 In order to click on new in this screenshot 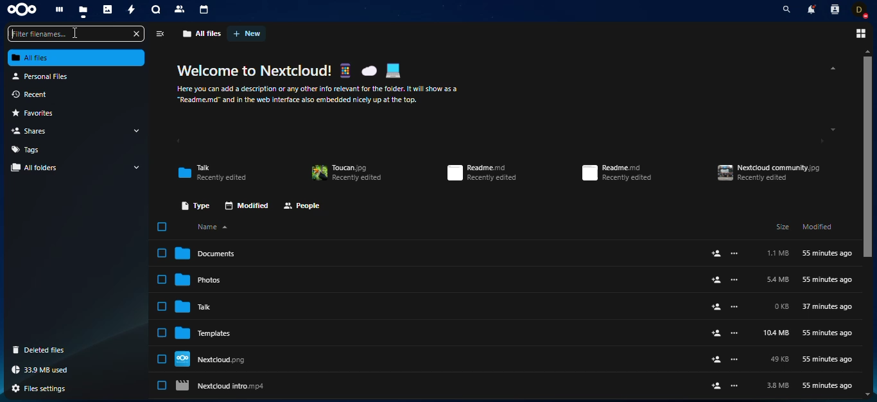, I will do `click(247, 33)`.